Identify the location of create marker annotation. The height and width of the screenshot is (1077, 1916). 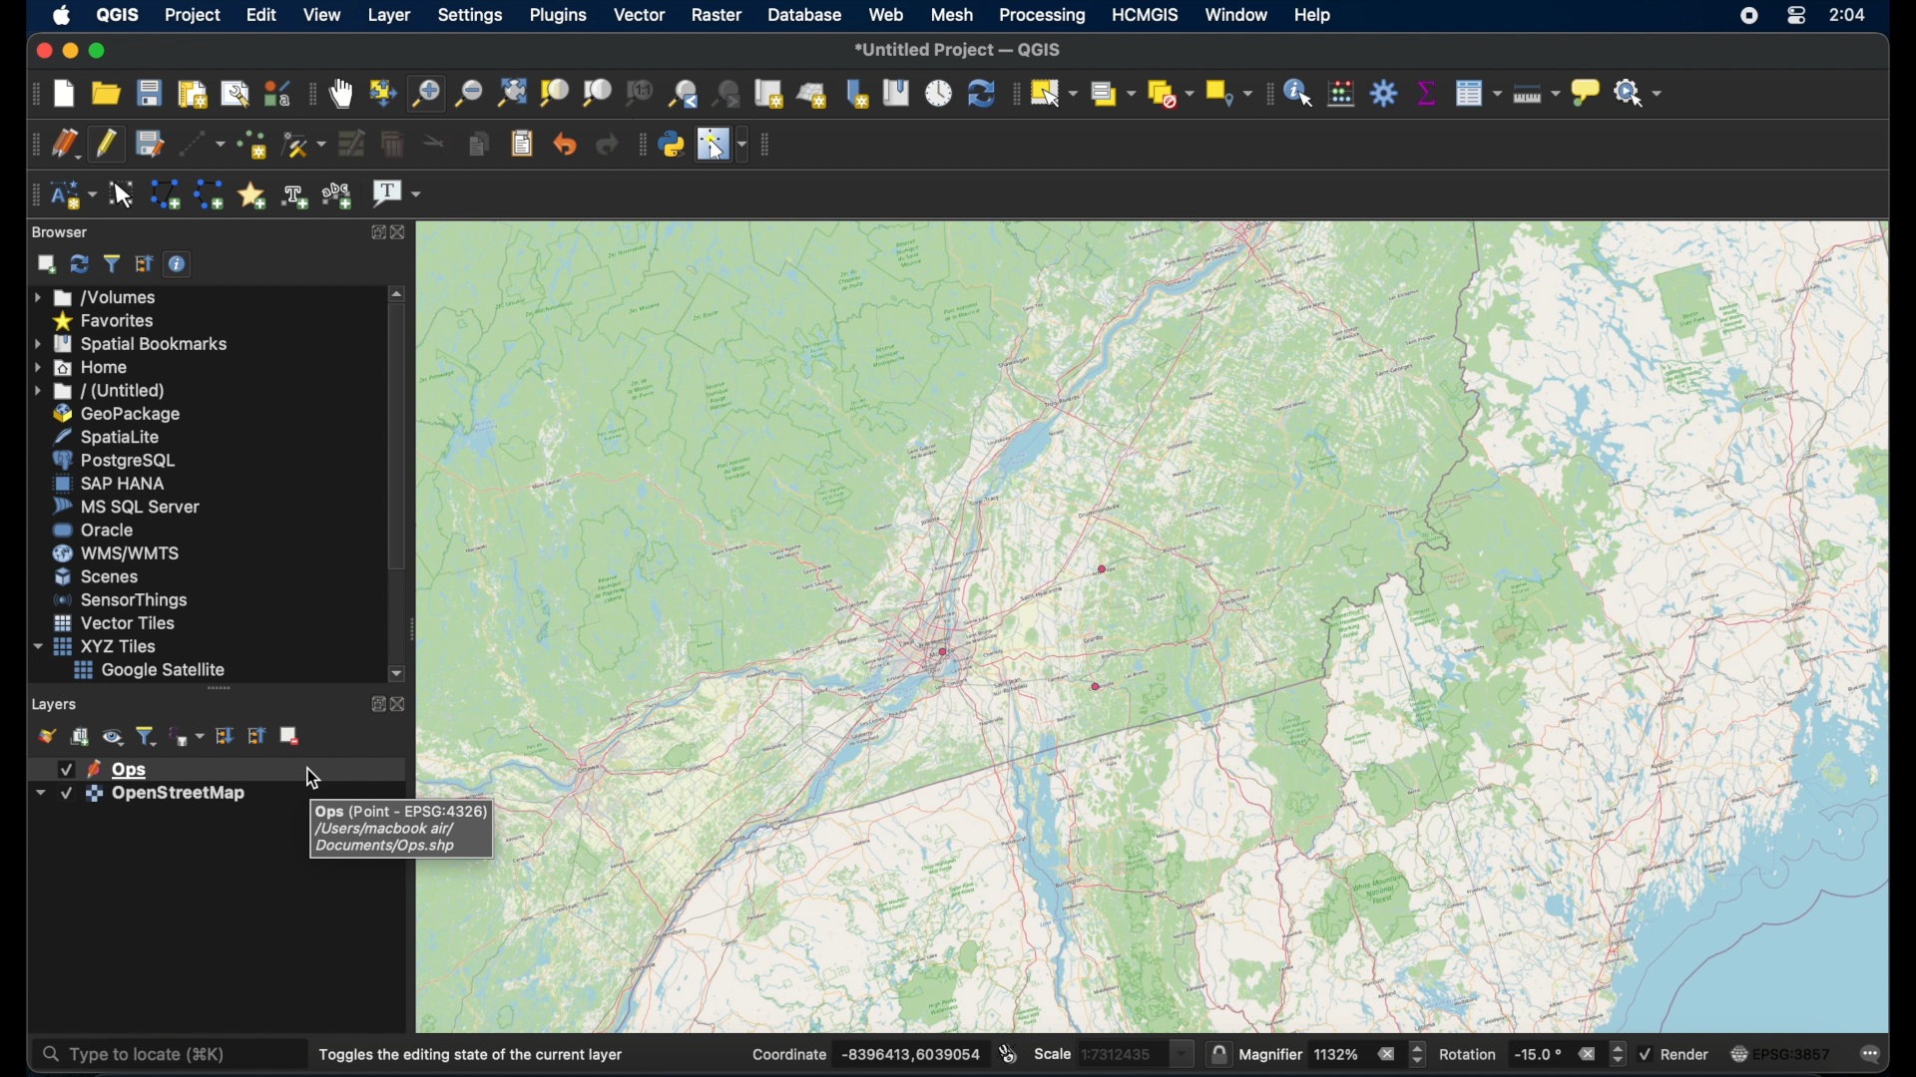
(250, 193).